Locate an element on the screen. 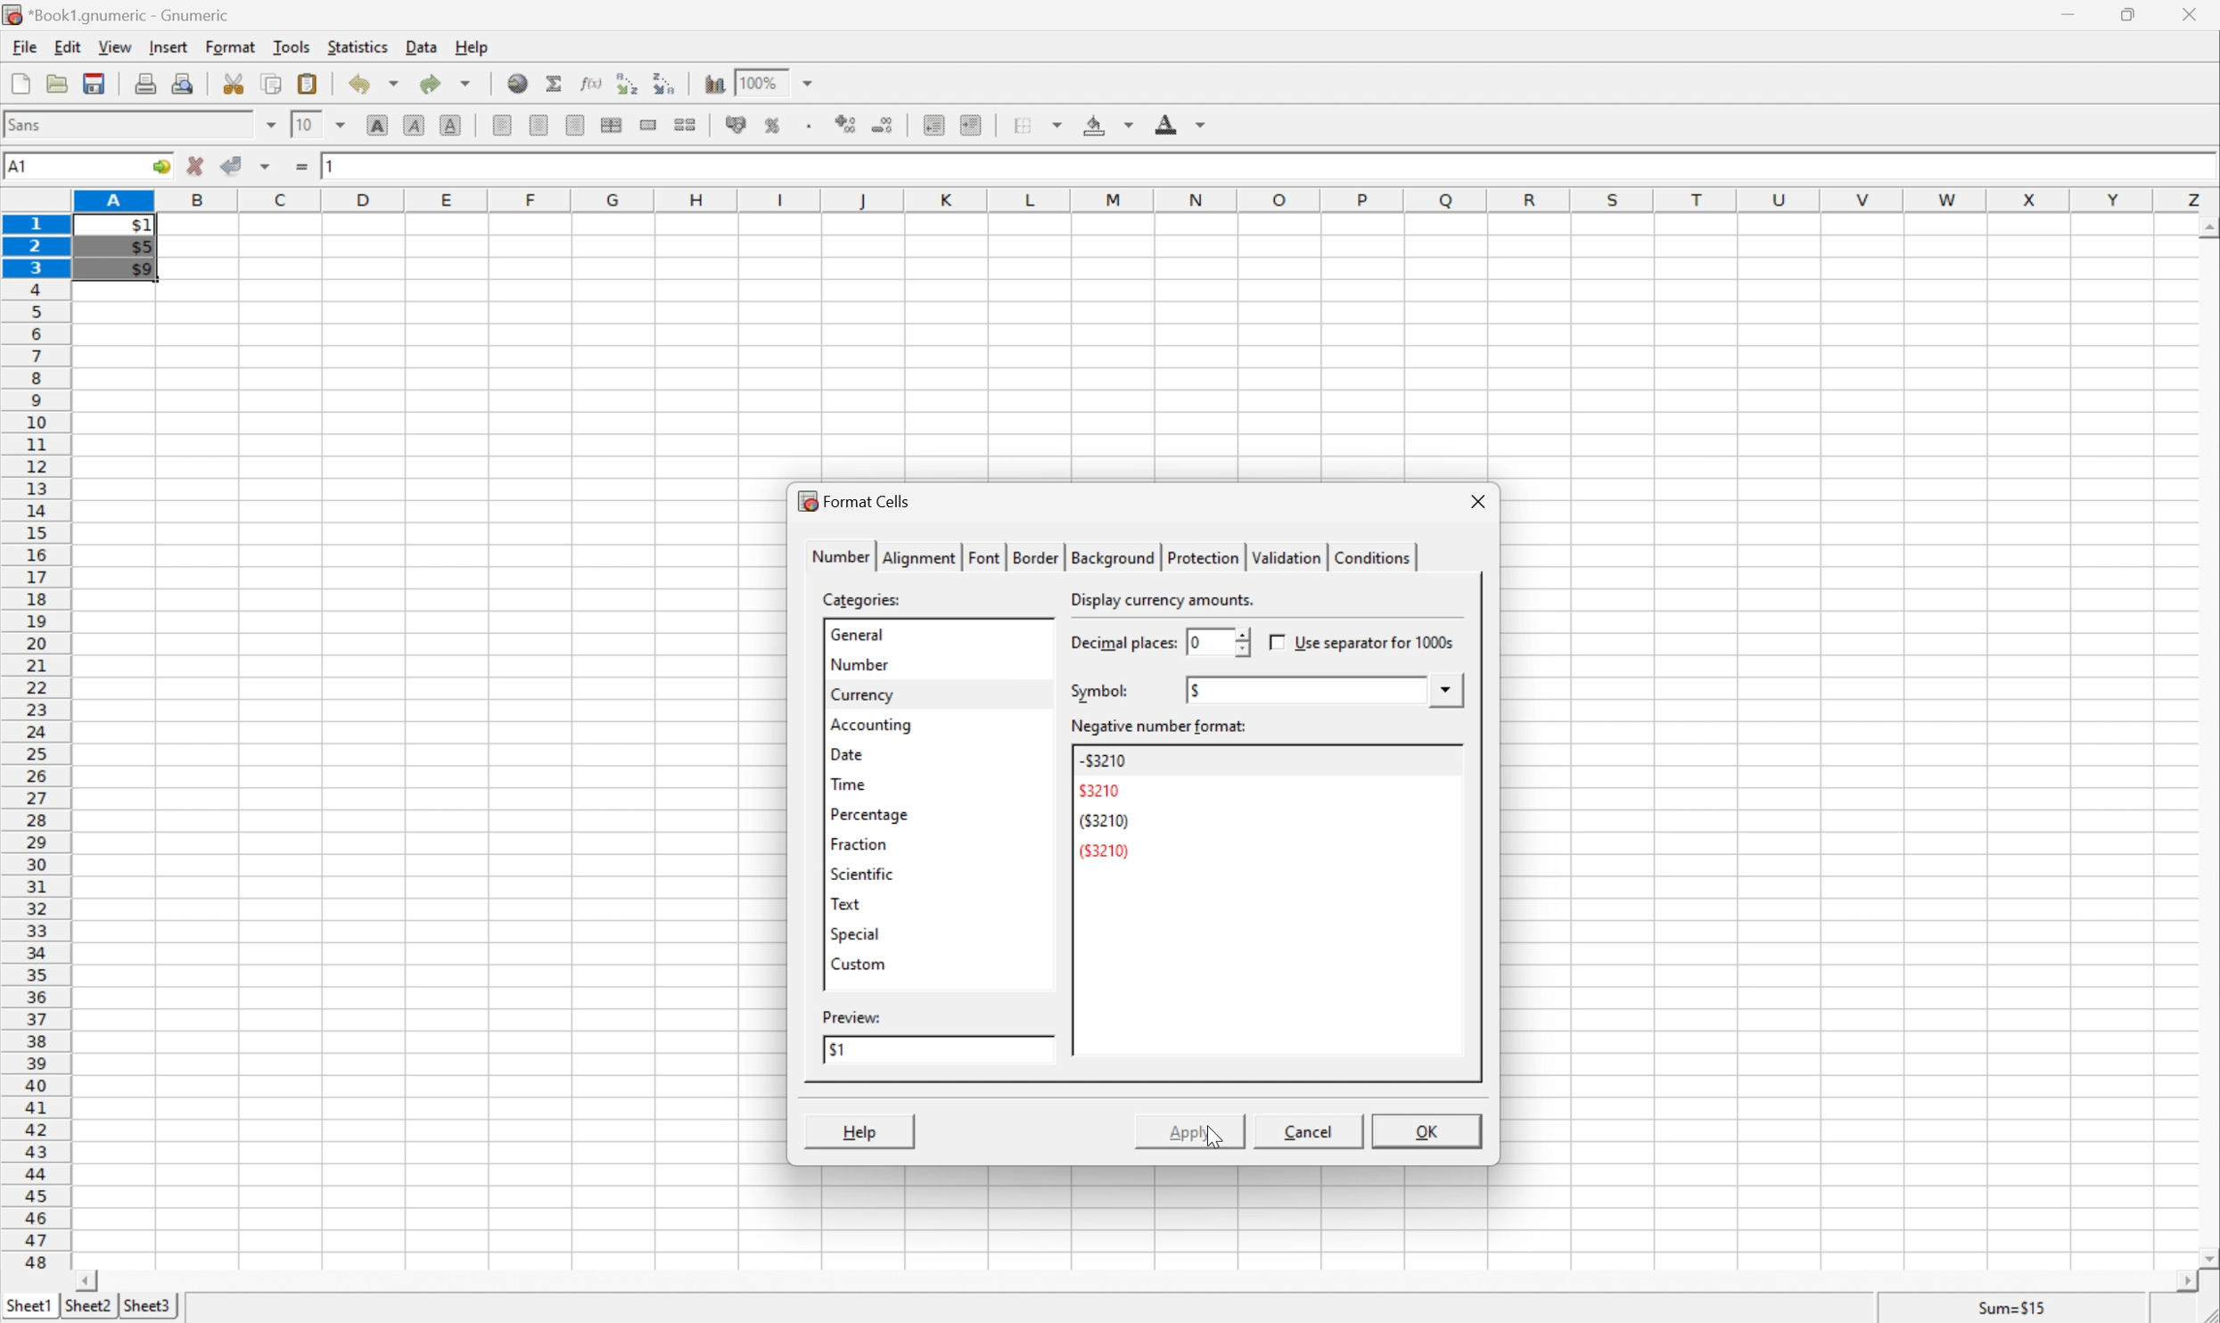 Image resolution: width=2220 pixels, height=1323 pixels. select an appropriate format automatically. is located at coordinates (1227, 600).